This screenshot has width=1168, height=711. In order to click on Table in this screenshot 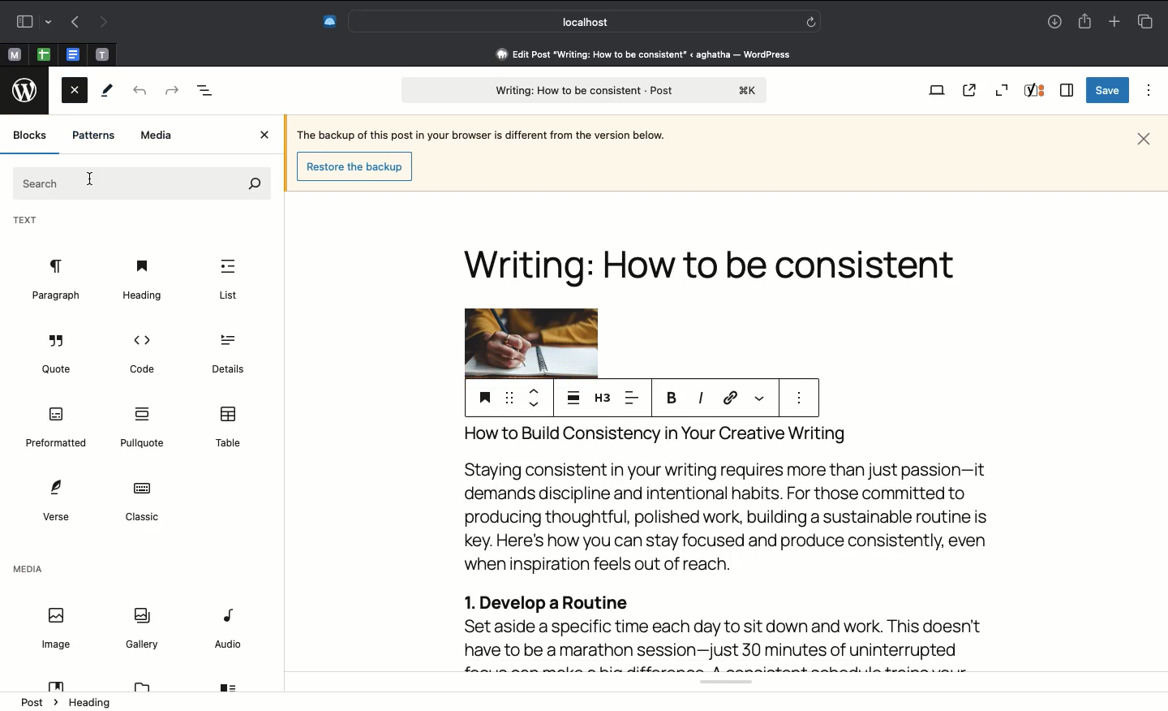, I will do `click(230, 427)`.